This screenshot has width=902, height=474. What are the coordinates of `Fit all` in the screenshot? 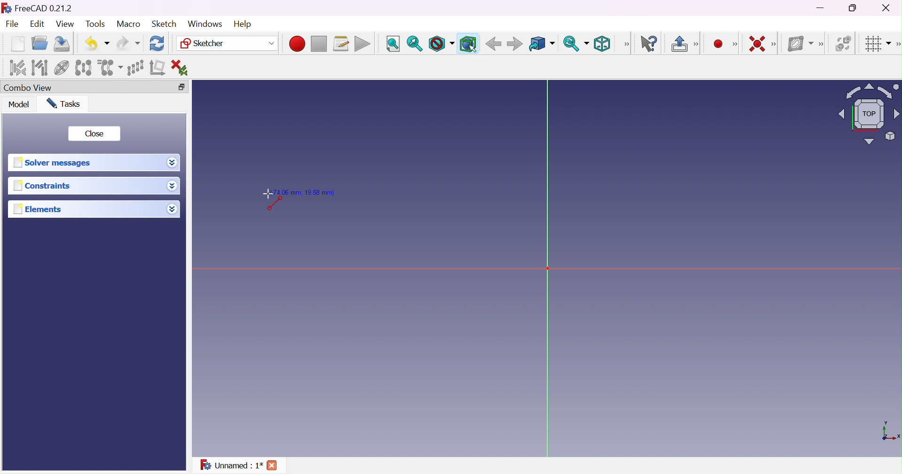 It's located at (392, 44).